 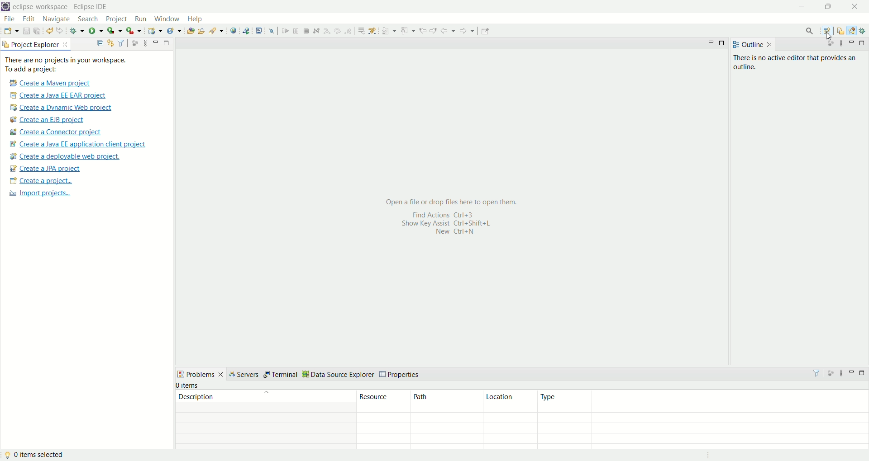 What do you see at coordinates (862, 44) in the screenshot?
I see `maximize` at bounding box center [862, 44].